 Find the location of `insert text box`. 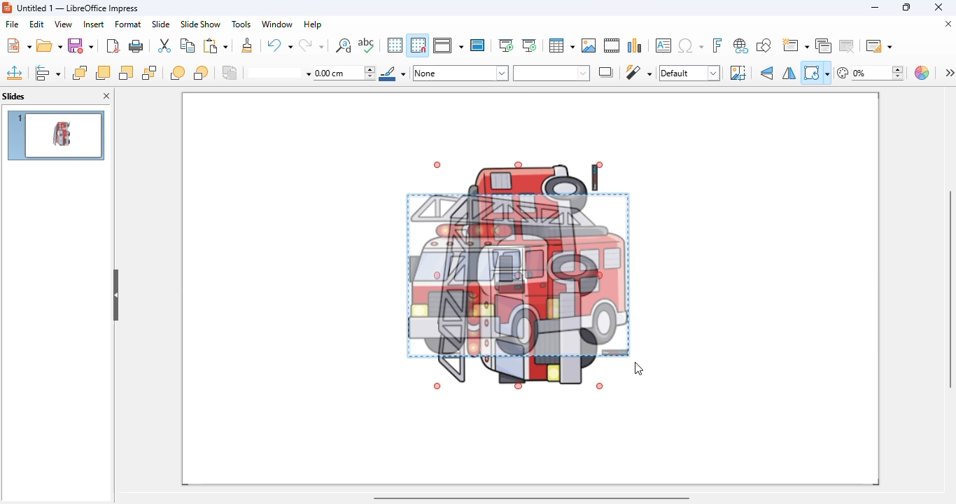

insert text box is located at coordinates (663, 45).